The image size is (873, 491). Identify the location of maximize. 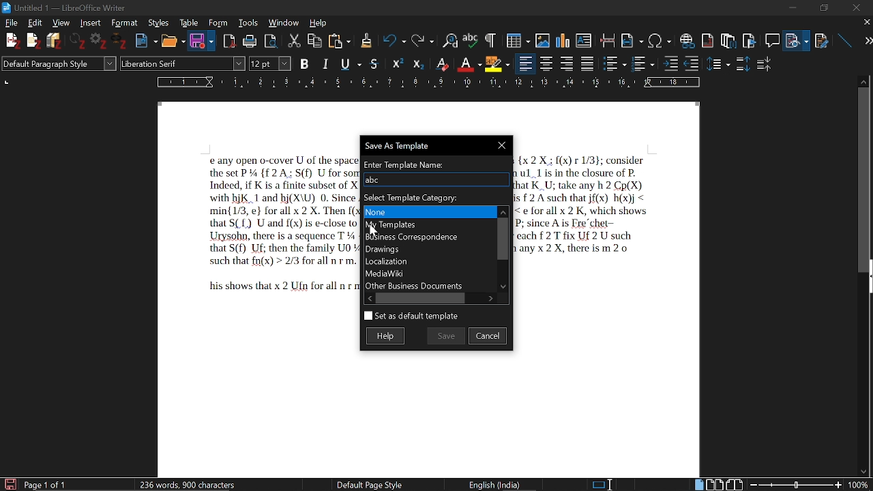
(823, 7).